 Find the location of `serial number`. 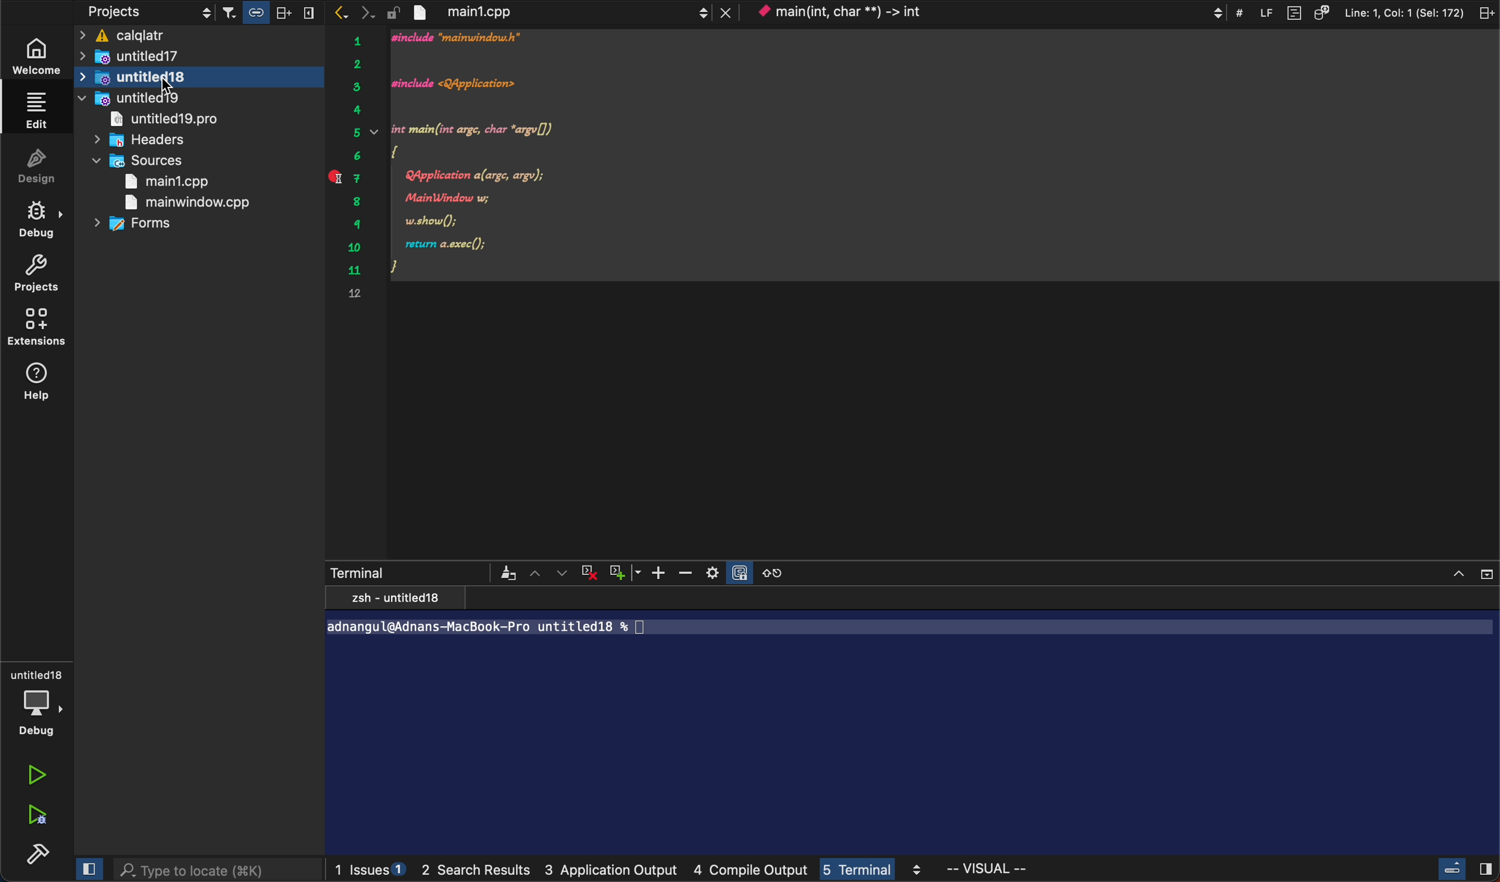

serial number is located at coordinates (360, 87).